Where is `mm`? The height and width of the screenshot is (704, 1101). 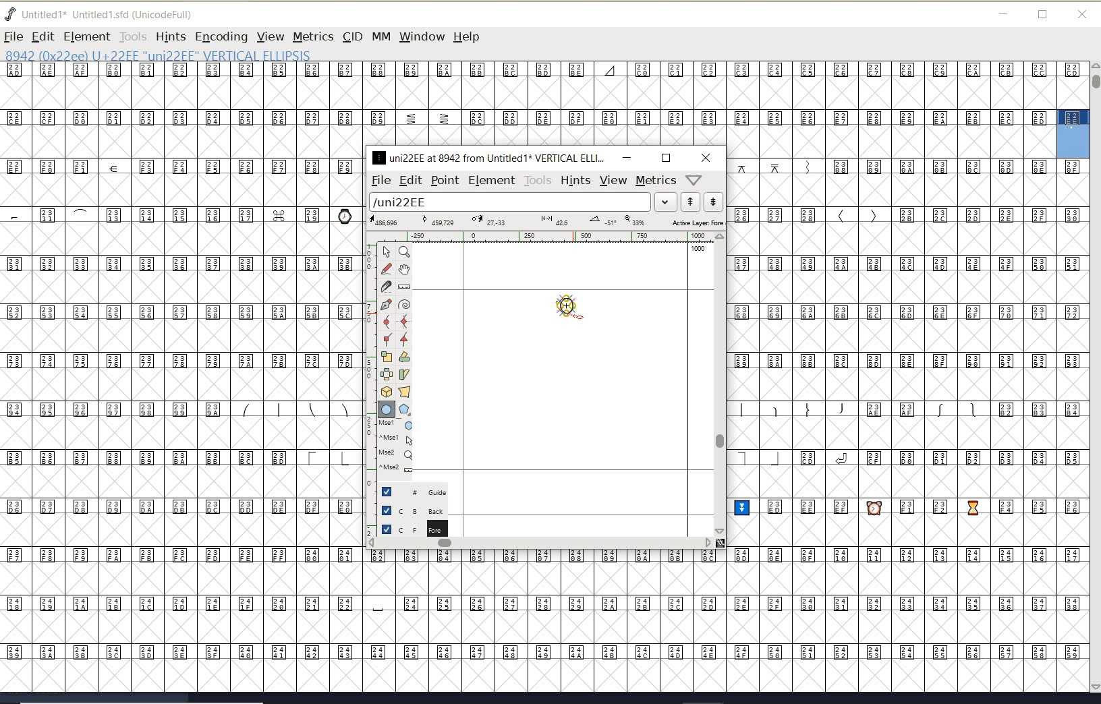 mm is located at coordinates (380, 34).